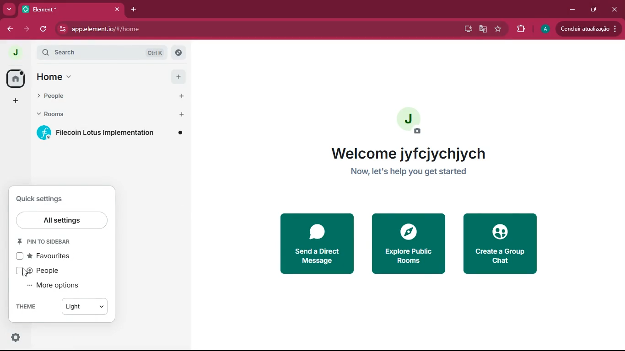 This screenshot has height=351, width=625. Describe the element at coordinates (47, 272) in the screenshot. I see `people` at that location.